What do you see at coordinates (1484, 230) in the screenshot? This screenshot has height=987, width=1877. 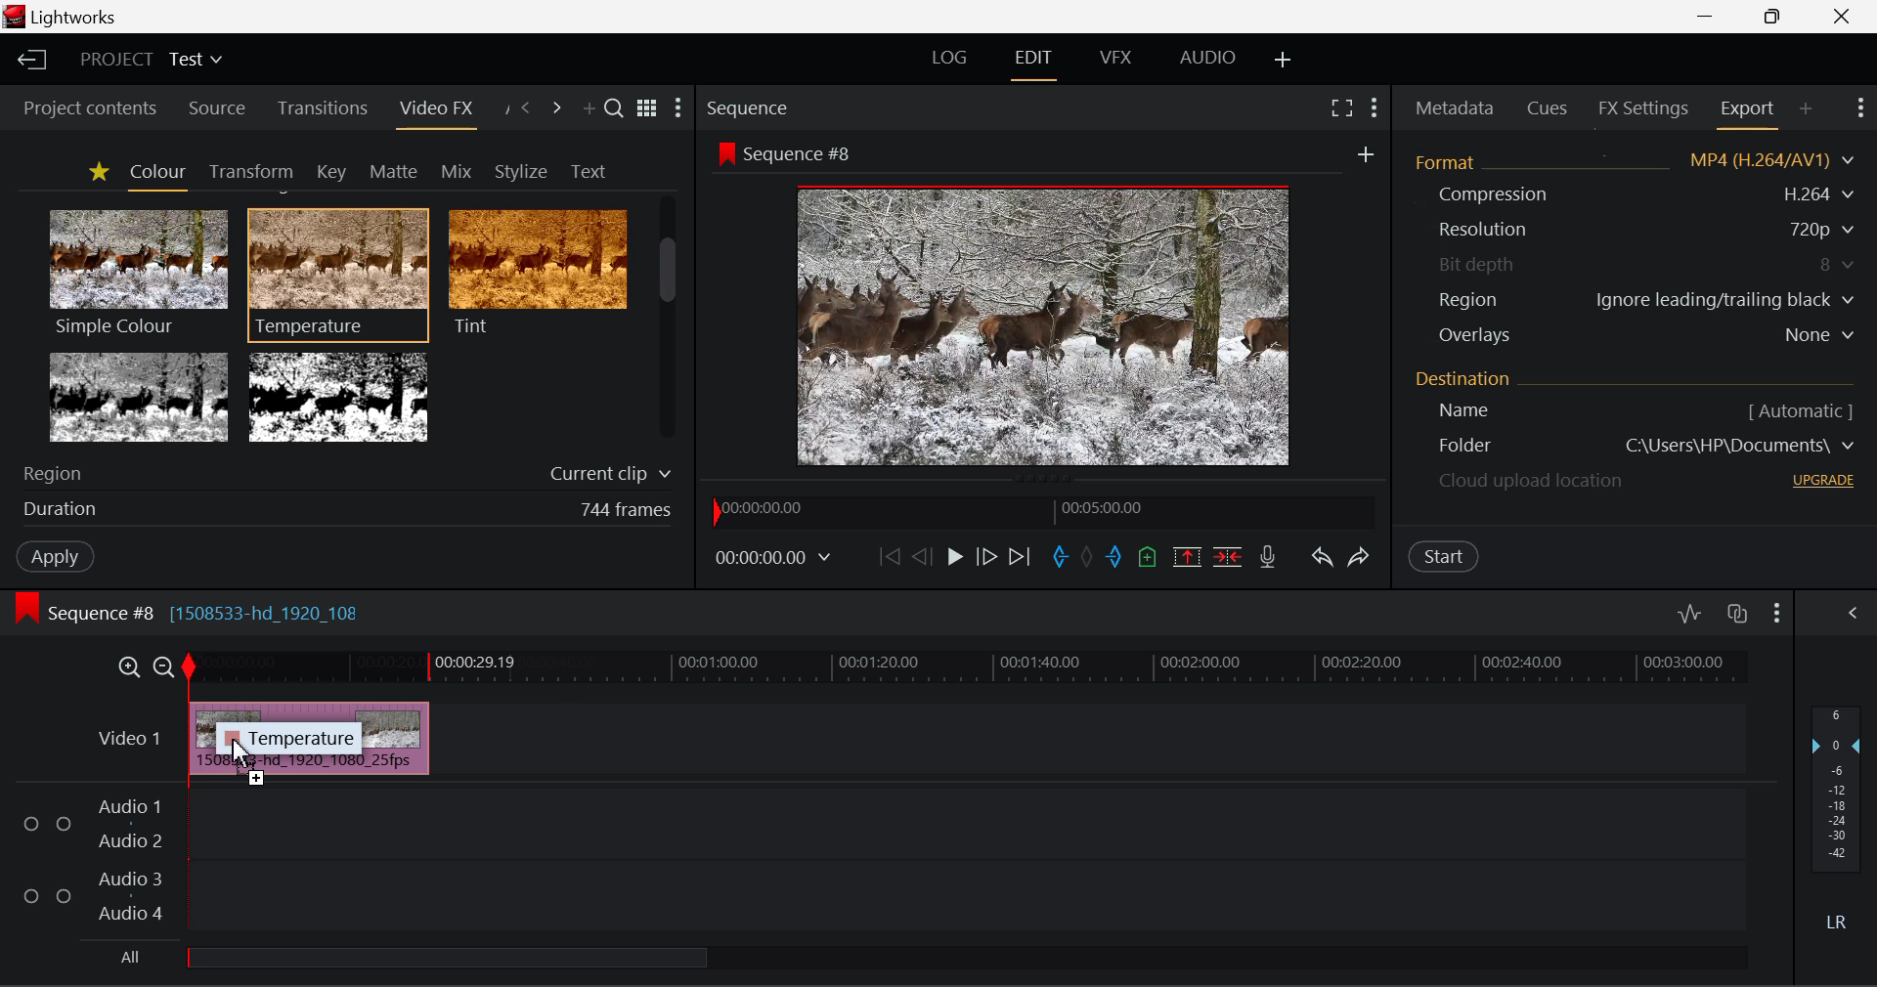 I see `Resolution` at bounding box center [1484, 230].